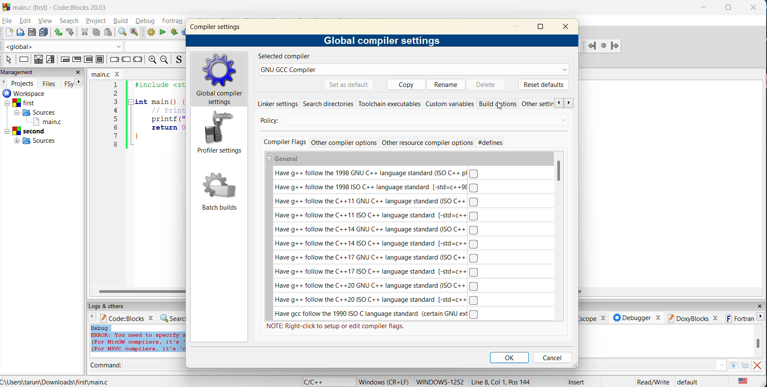  Describe the element at coordinates (551, 358) in the screenshot. I see `cancel` at that location.